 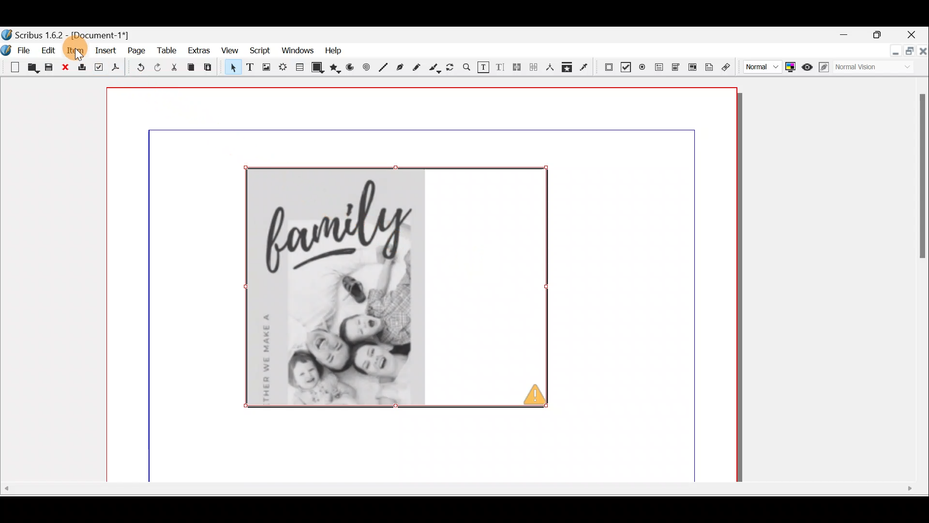 I want to click on Polygon, so click(x=336, y=66).